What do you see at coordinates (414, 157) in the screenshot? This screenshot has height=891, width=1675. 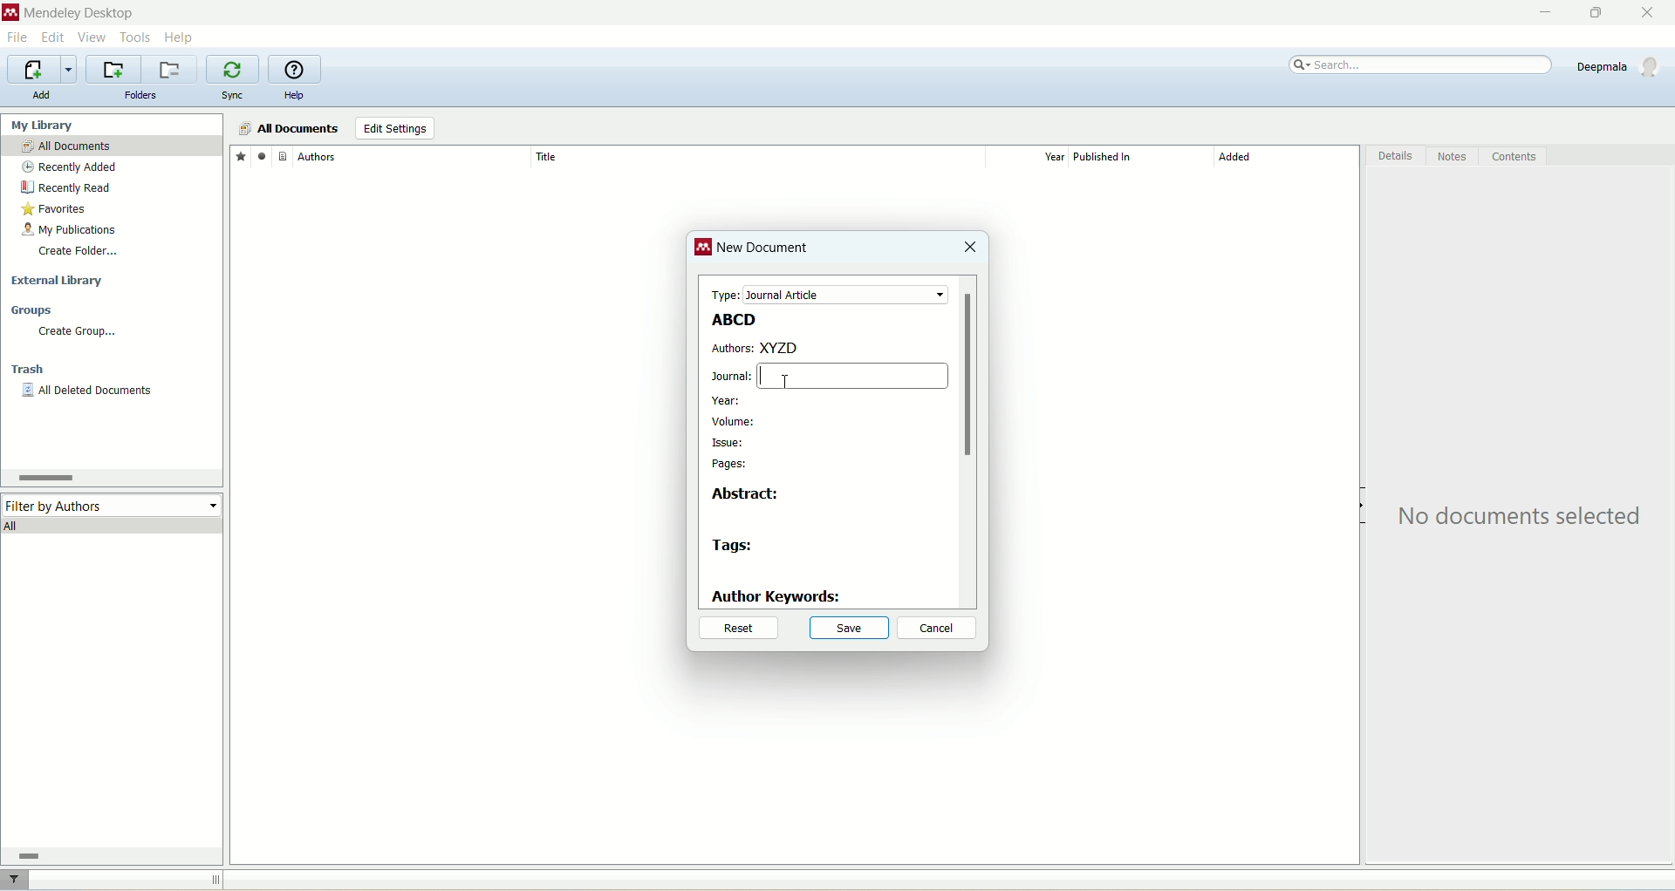 I see `author` at bounding box center [414, 157].